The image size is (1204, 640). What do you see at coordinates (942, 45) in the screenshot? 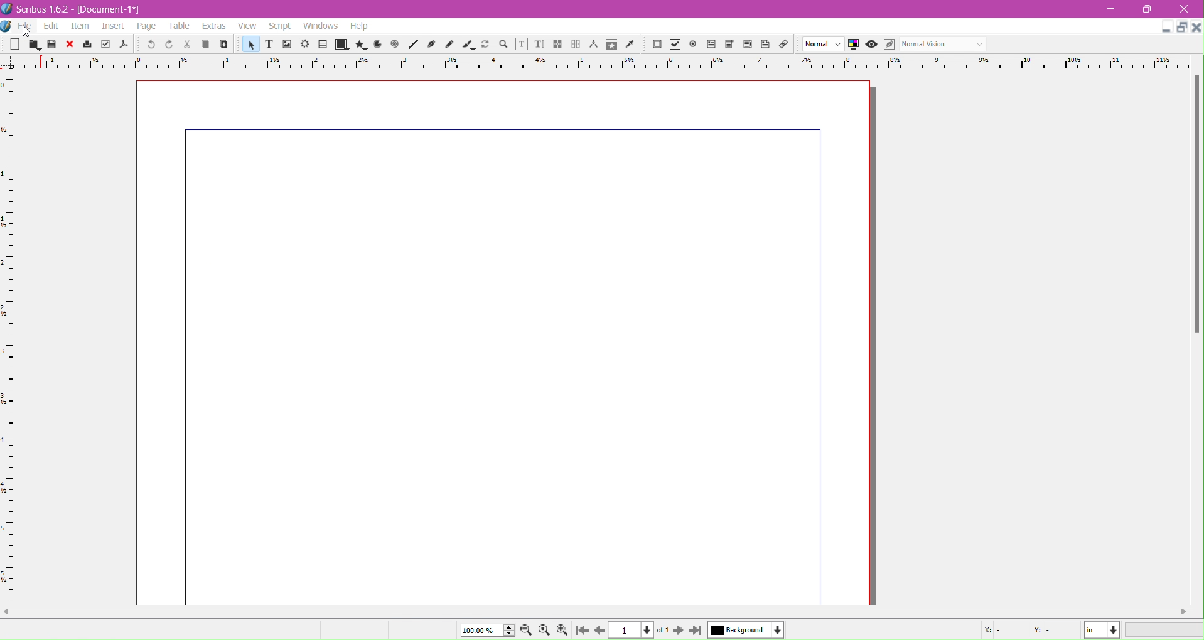
I see `visual appearance of the display` at bounding box center [942, 45].